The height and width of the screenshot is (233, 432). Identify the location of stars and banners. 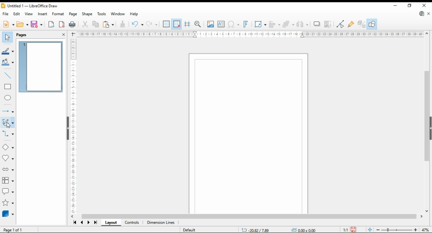
(8, 203).